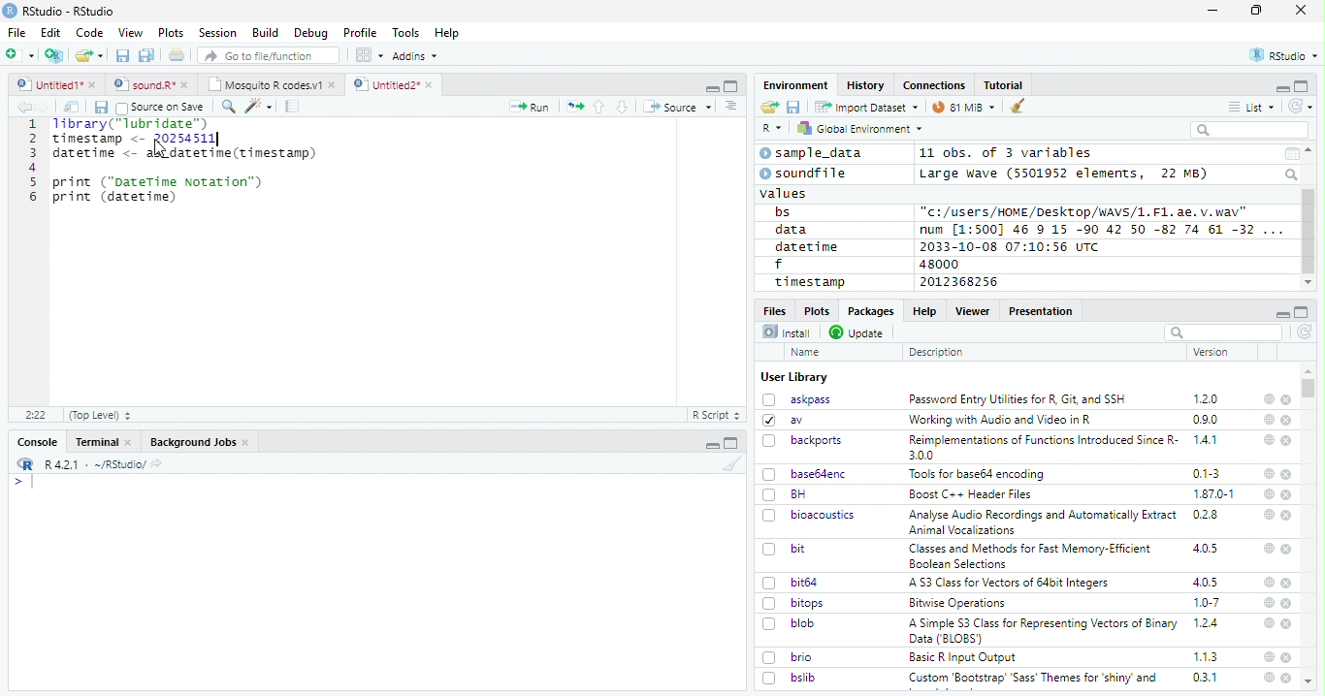  Describe the element at coordinates (415, 56) in the screenshot. I see `Addins` at that location.